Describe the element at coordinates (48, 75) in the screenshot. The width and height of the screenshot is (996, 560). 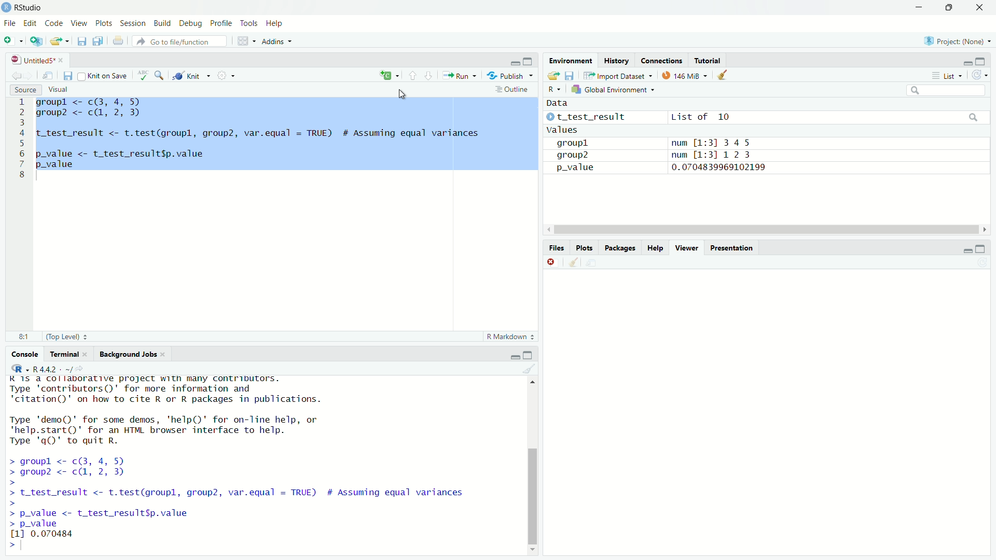
I see `show in new window` at that location.